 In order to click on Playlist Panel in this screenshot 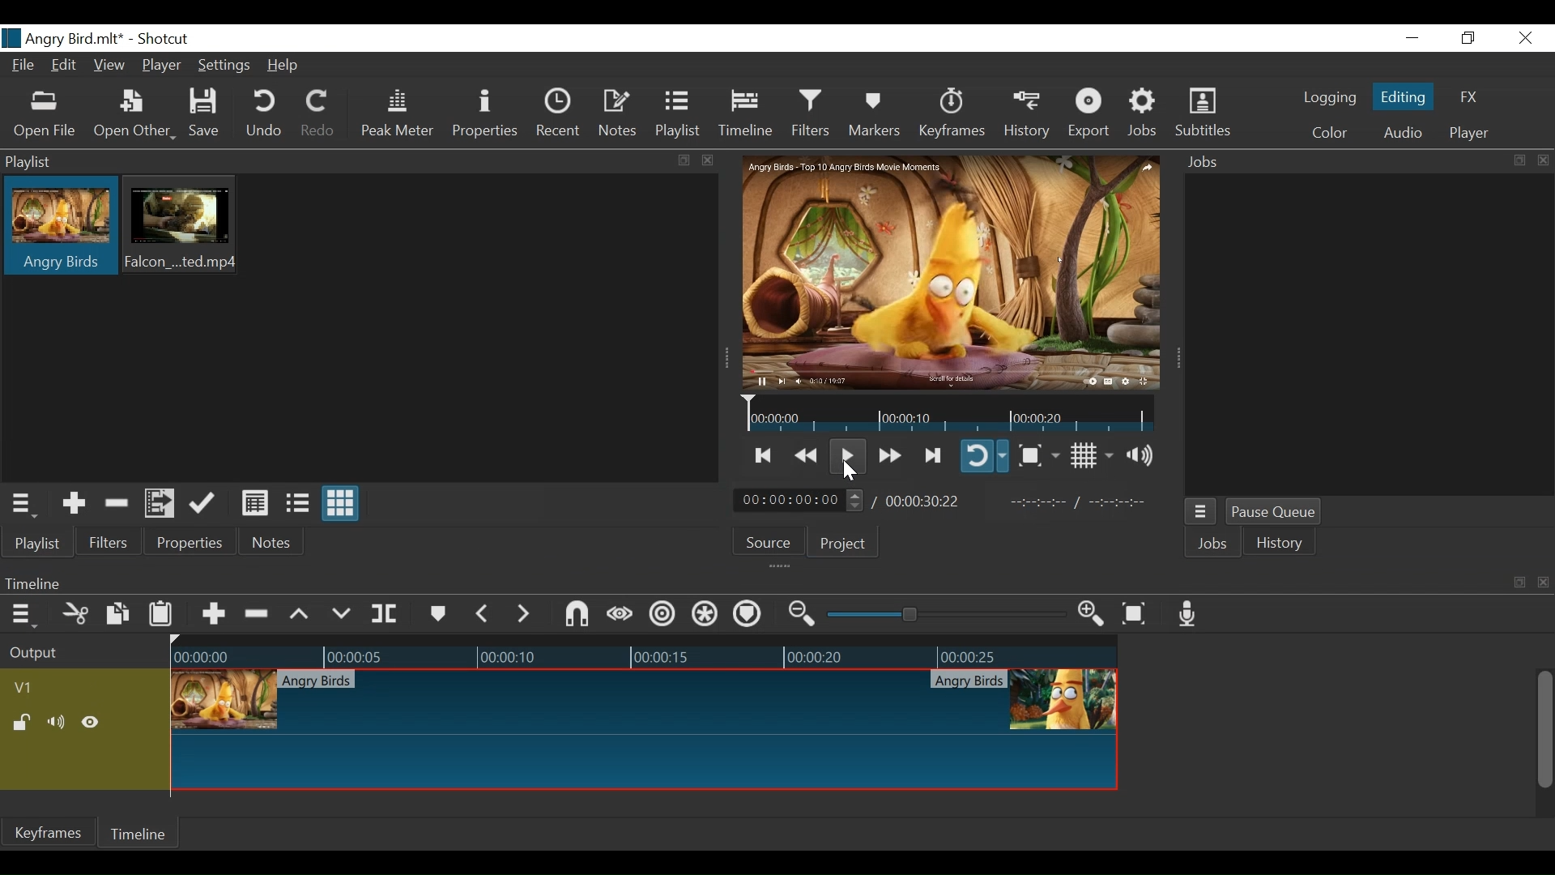, I will do `click(356, 162)`.